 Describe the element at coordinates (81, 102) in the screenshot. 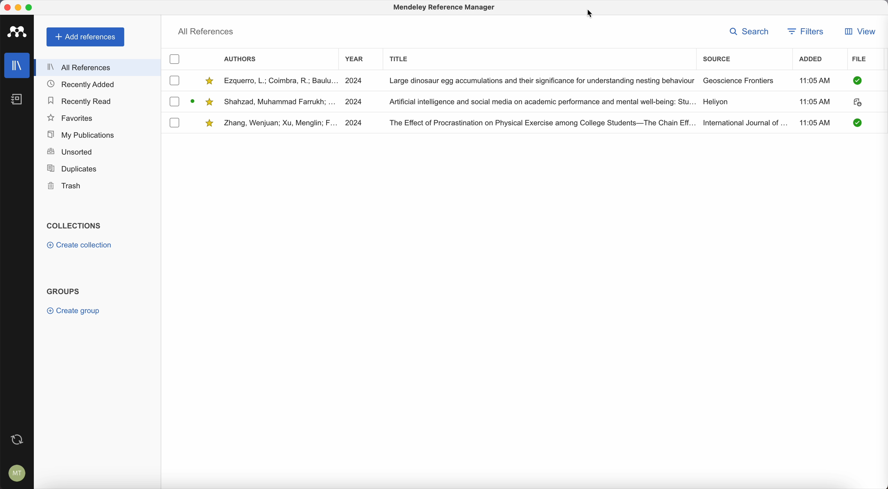

I see `recently read` at that location.